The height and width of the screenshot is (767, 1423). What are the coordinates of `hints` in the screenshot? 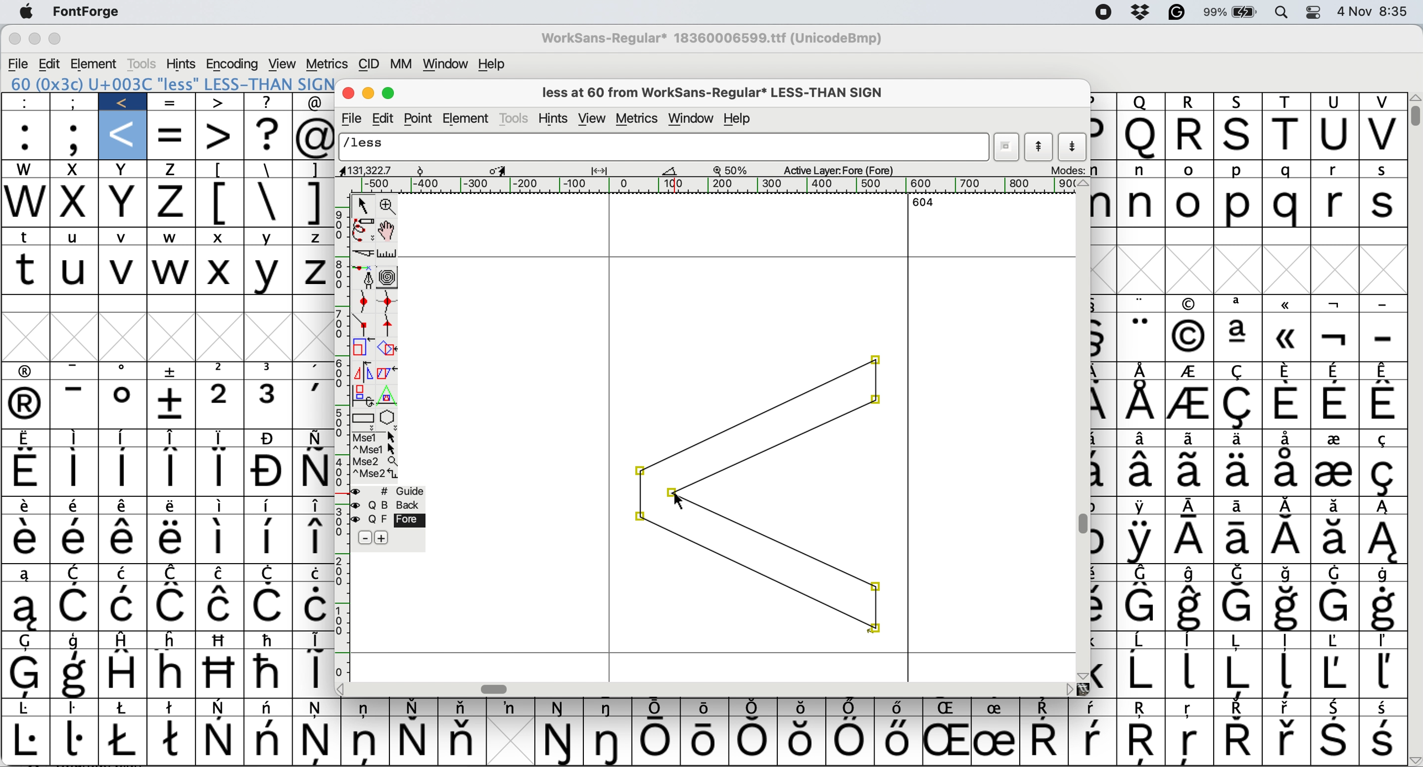 It's located at (181, 64).